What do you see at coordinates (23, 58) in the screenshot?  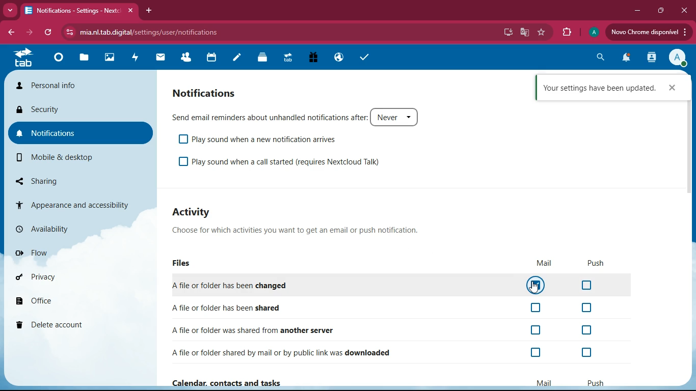 I see `tab` at bounding box center [23, 58].